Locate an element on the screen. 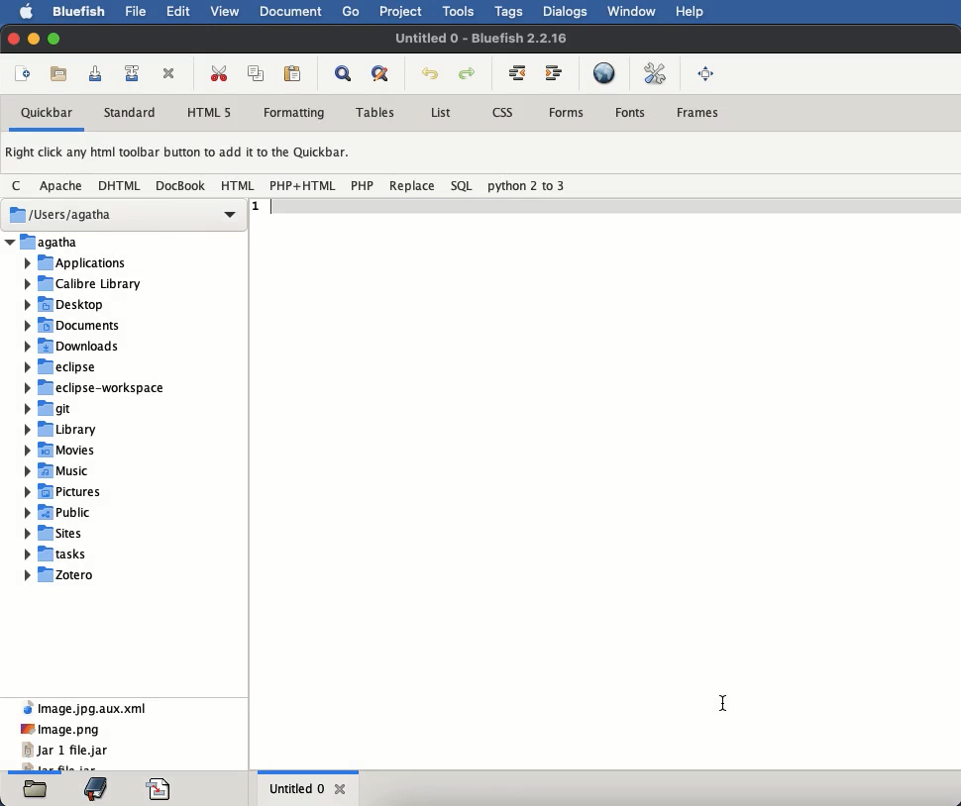 This screenshot has height=806, width=961. close is located at coordinates (342, 789).